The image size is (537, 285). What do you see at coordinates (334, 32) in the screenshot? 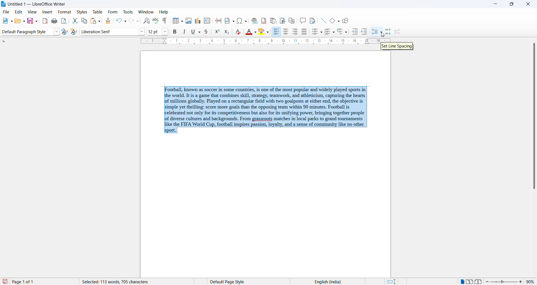
I see `toggle ordered list ` at bounding box center [334, 32].